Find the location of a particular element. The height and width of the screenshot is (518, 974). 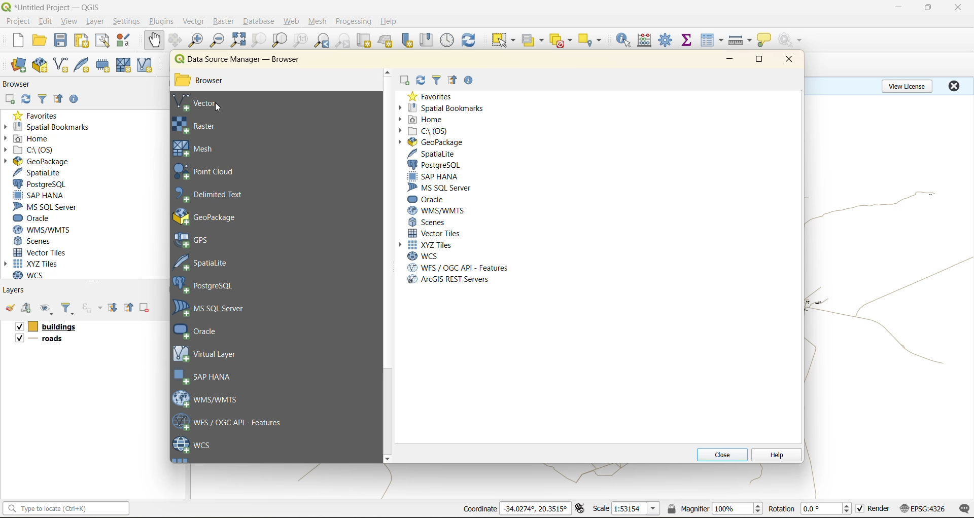

sap hana is located at coordinates (39, 196).